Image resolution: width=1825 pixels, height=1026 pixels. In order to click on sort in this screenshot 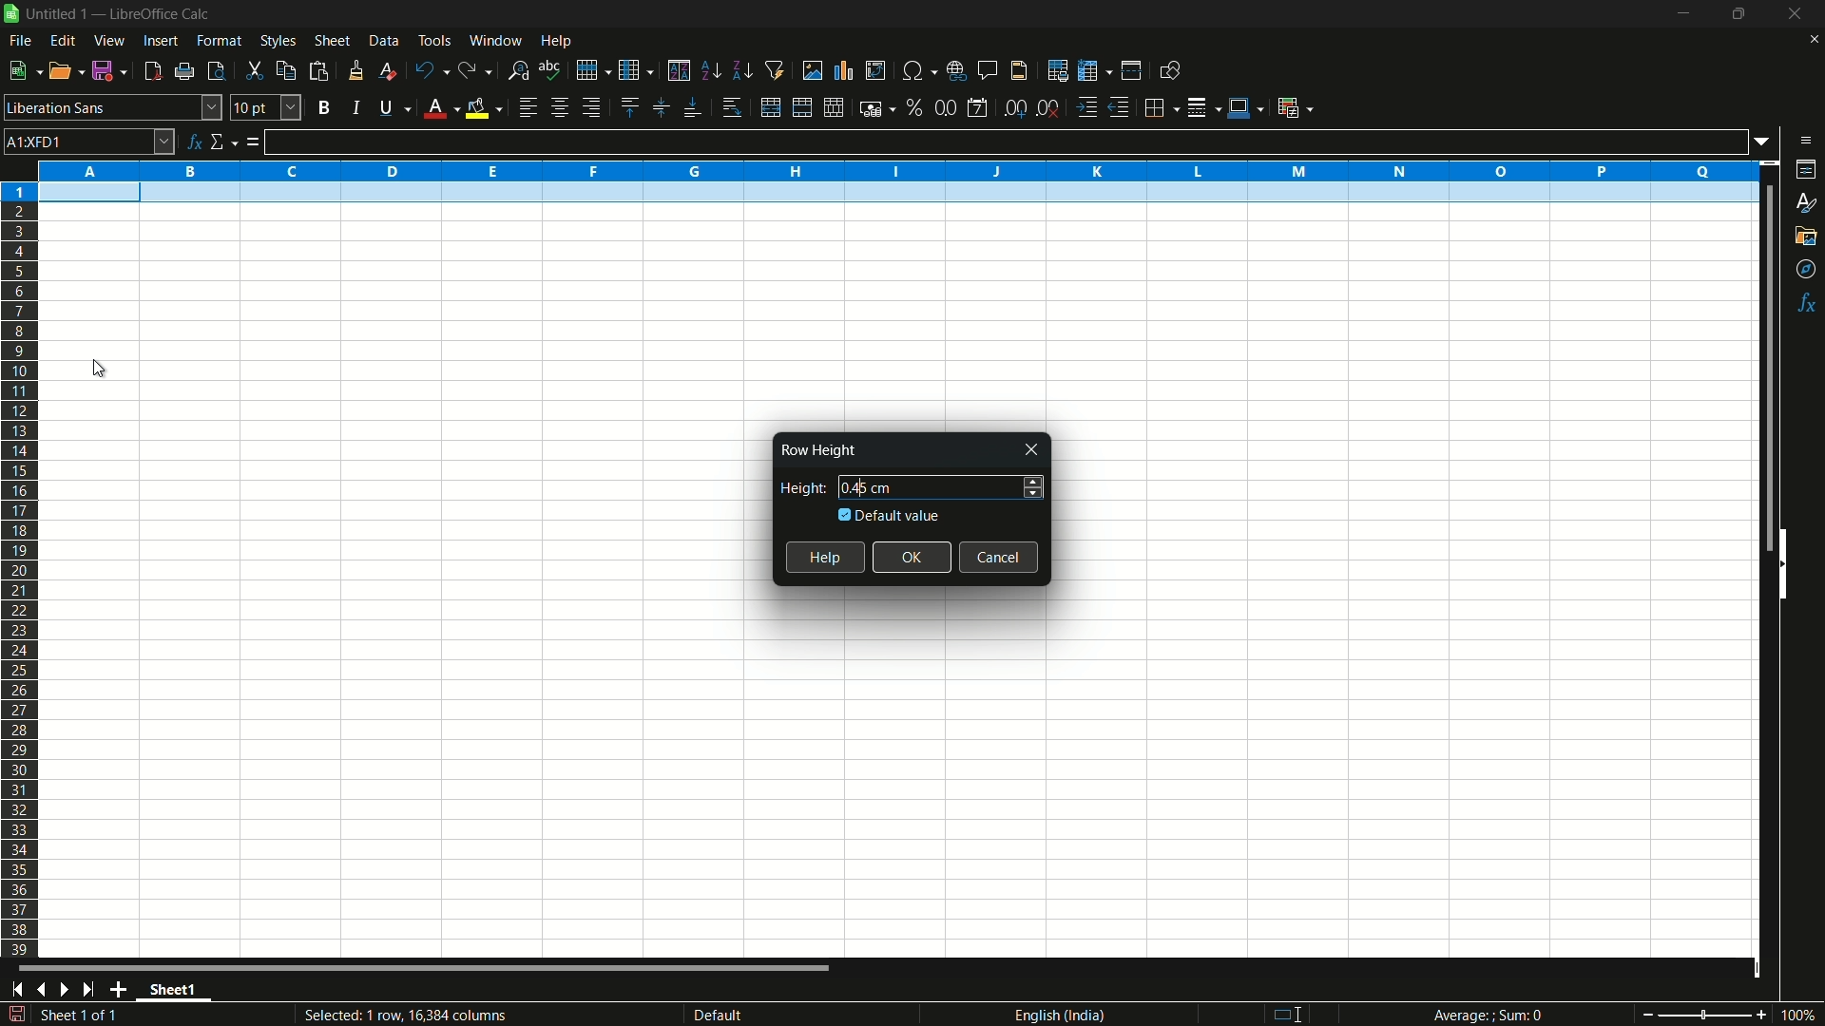, I will do `click(679, 70)`.